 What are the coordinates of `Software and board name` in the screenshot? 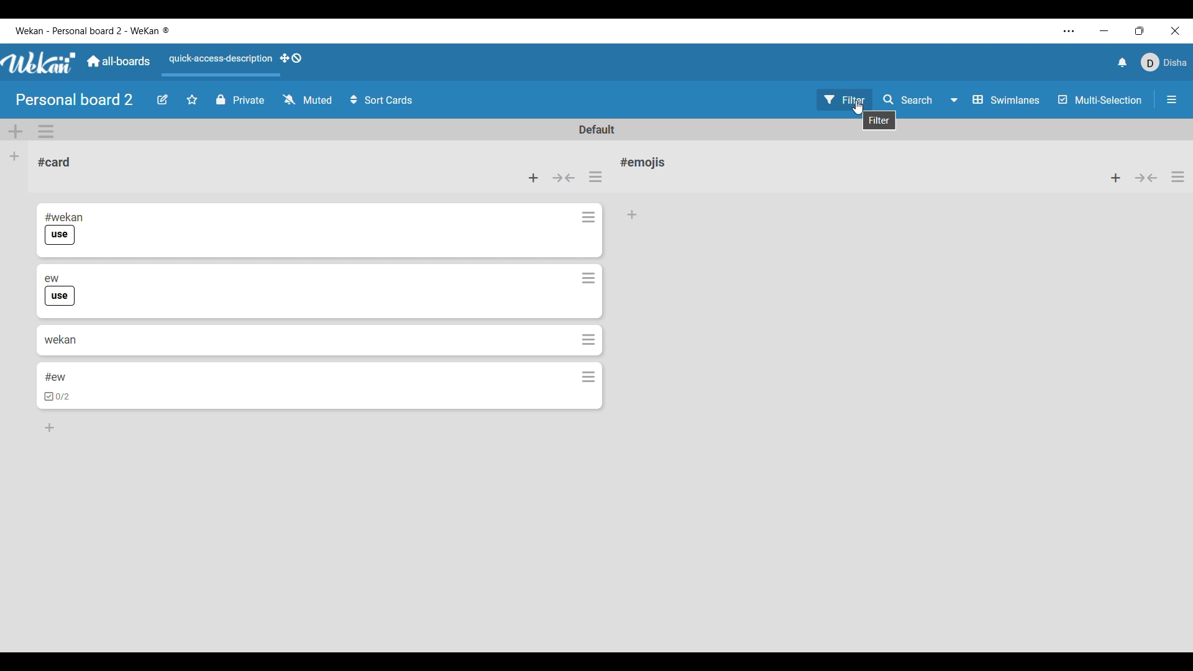 It's located at (91, 30).